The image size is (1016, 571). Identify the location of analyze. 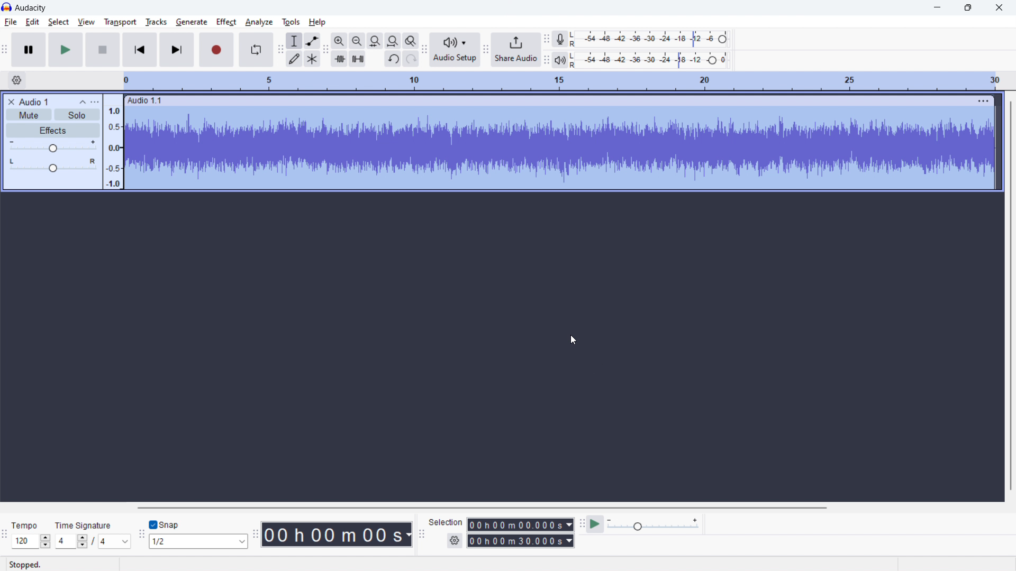
(259, 22).